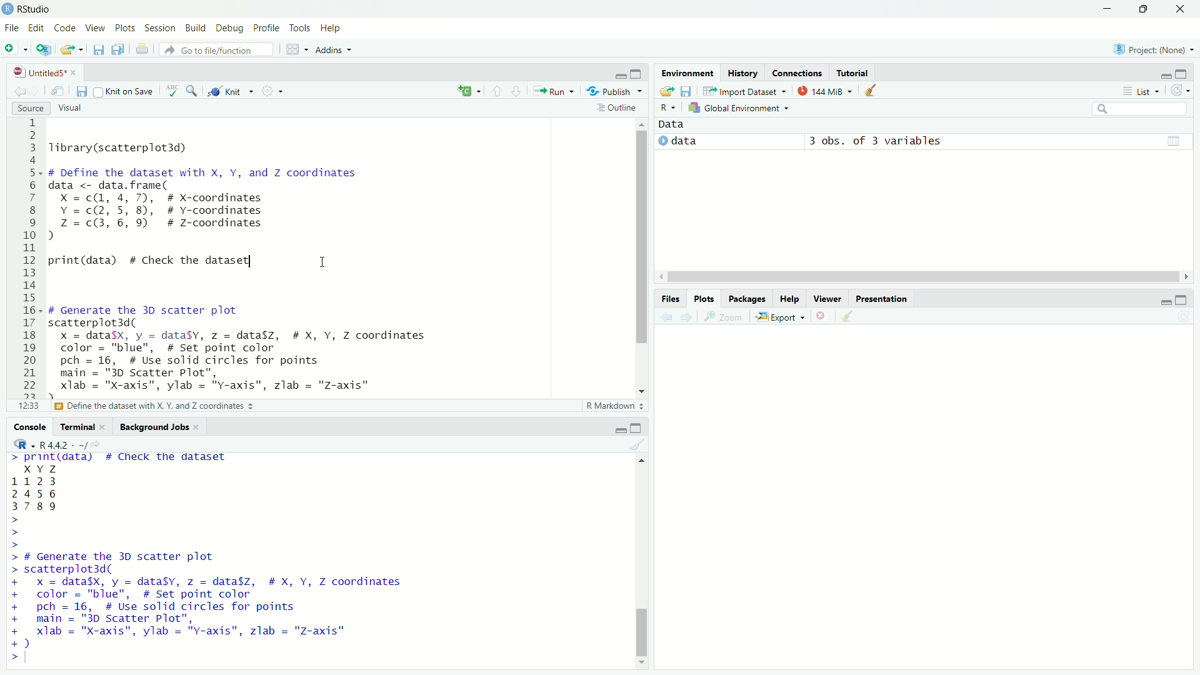  What do you see at coordinates (876, 140) in the screenshot?
I see `3 obs. of 3 variables` at bounding box center [876, 140].